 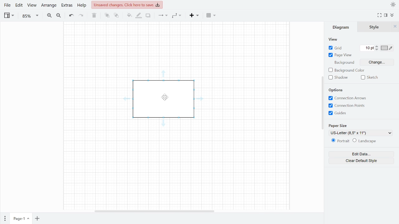 I want to click on Options, so click(x=336, y=90).